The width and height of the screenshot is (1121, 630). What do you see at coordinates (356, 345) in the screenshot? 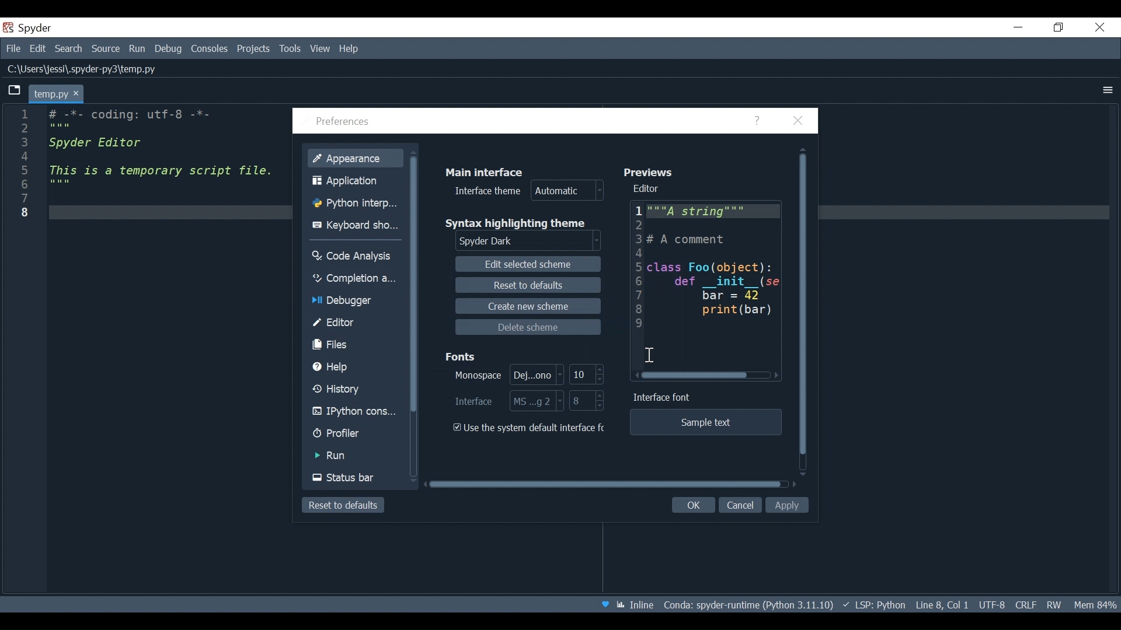
I see `Files` at bounding box center [356, 345].